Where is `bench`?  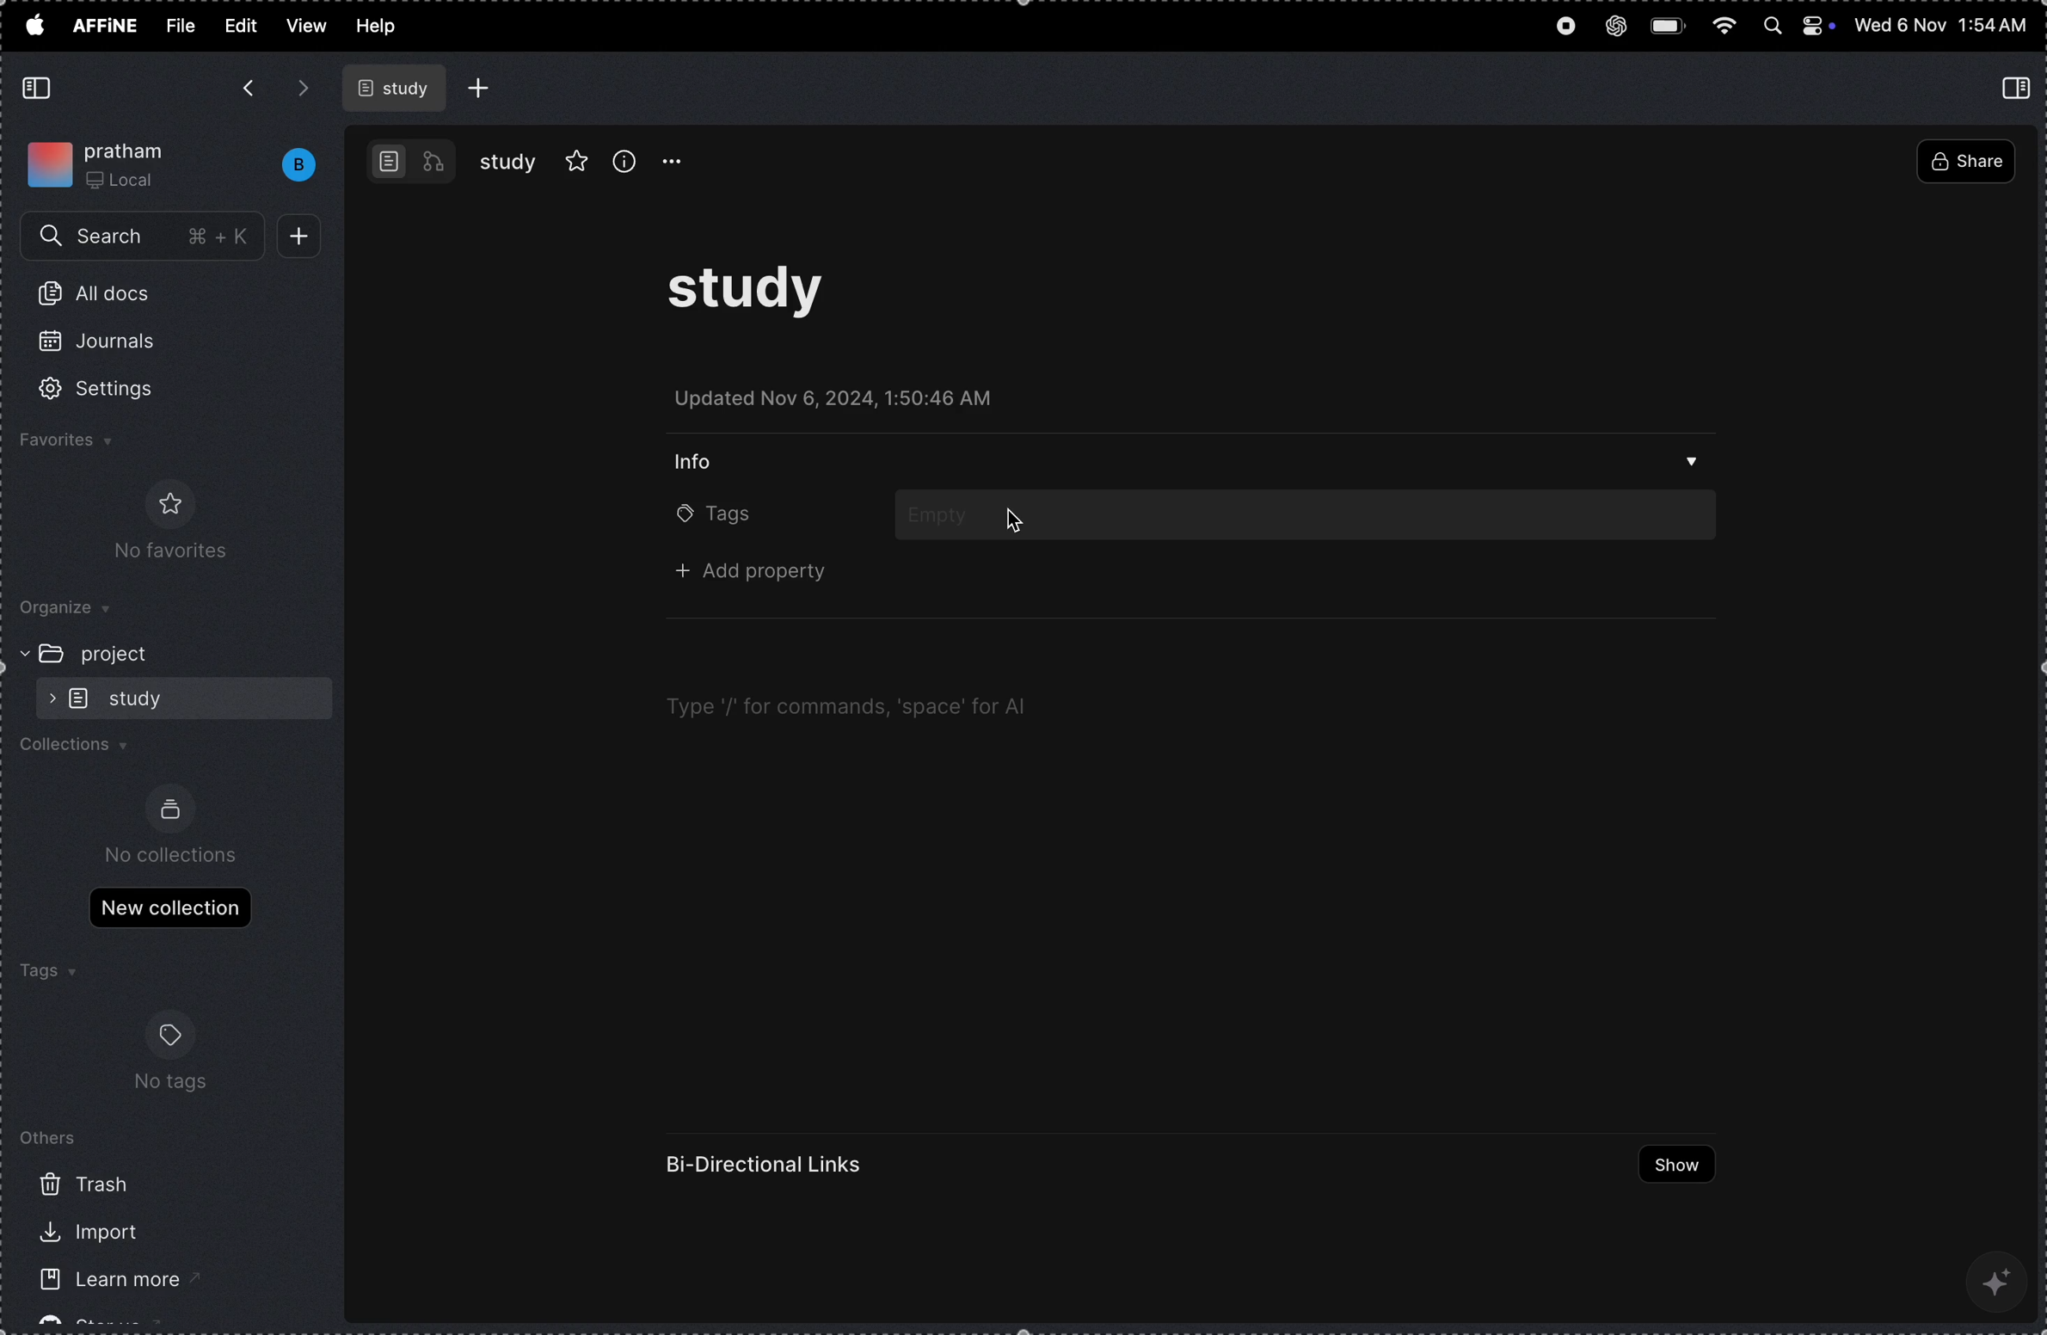 bench is located at coordinates (290, 165).